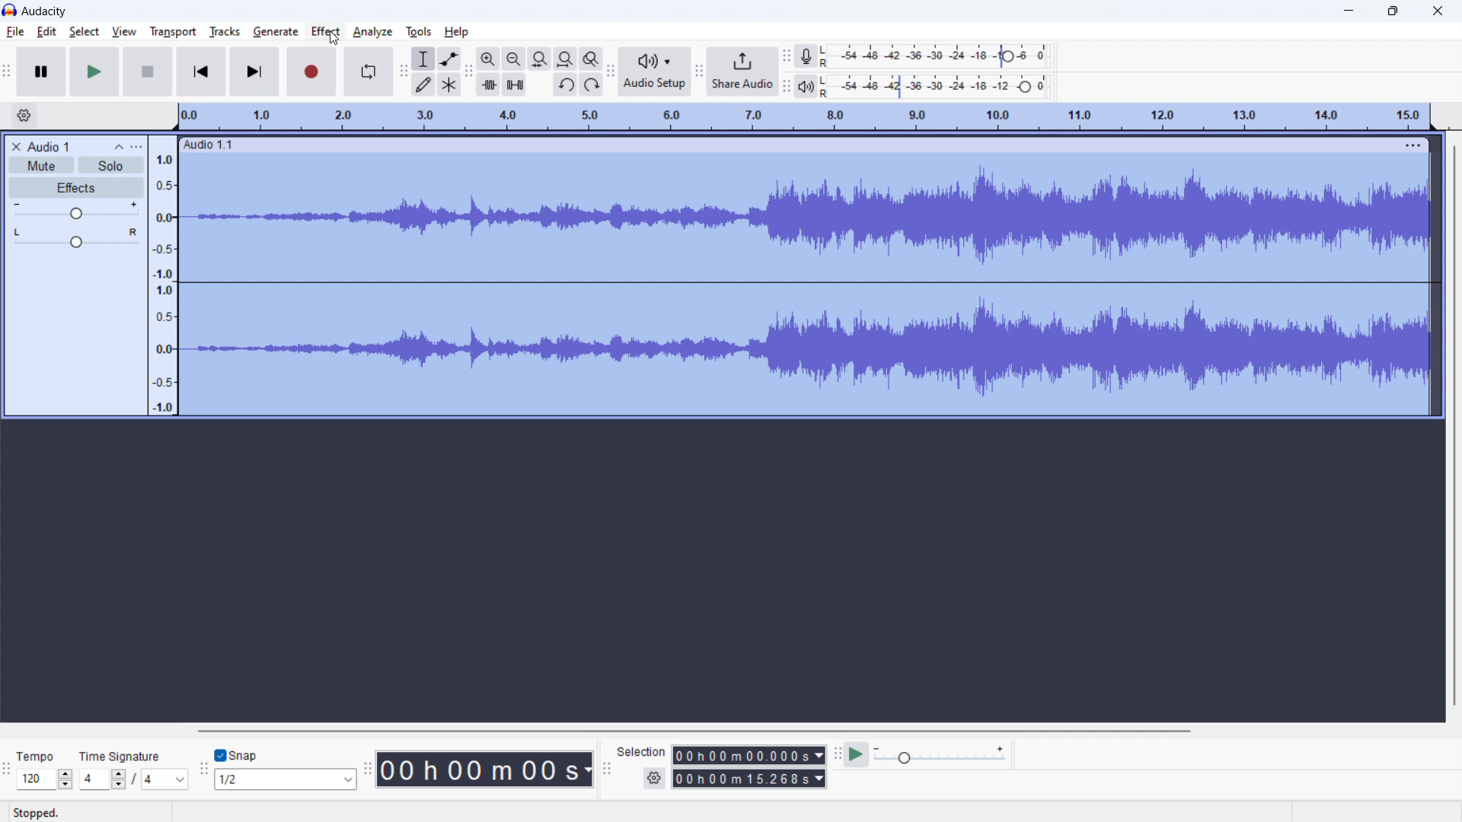  What do you see at coordinates (1455, 421) in the screenshot?
I see `vertical scrollbar` at bounding box center [1455, 421].